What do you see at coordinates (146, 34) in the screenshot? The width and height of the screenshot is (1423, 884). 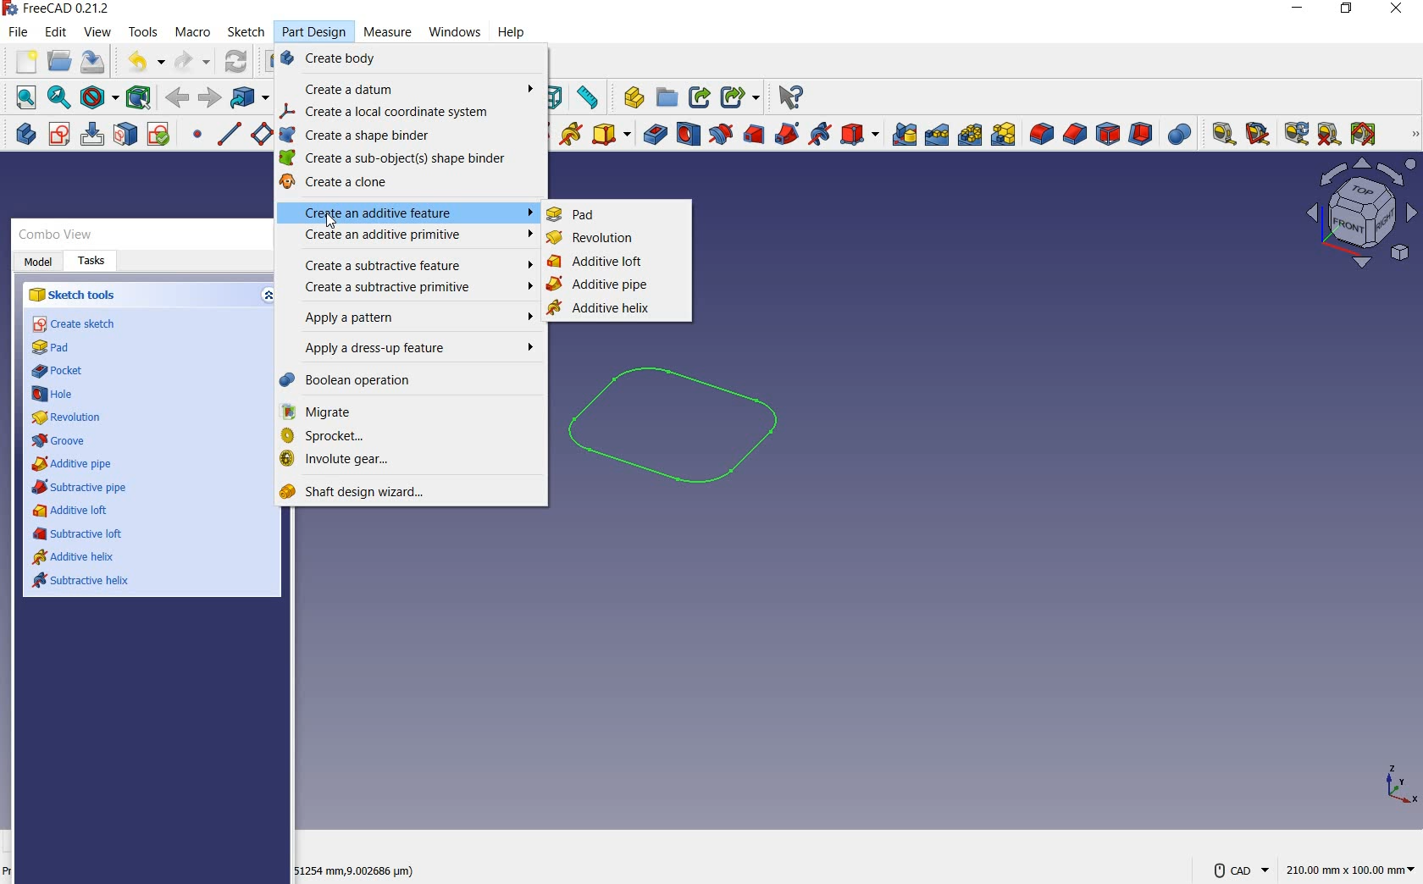 I see `tools` at bounding box center [146, 34].